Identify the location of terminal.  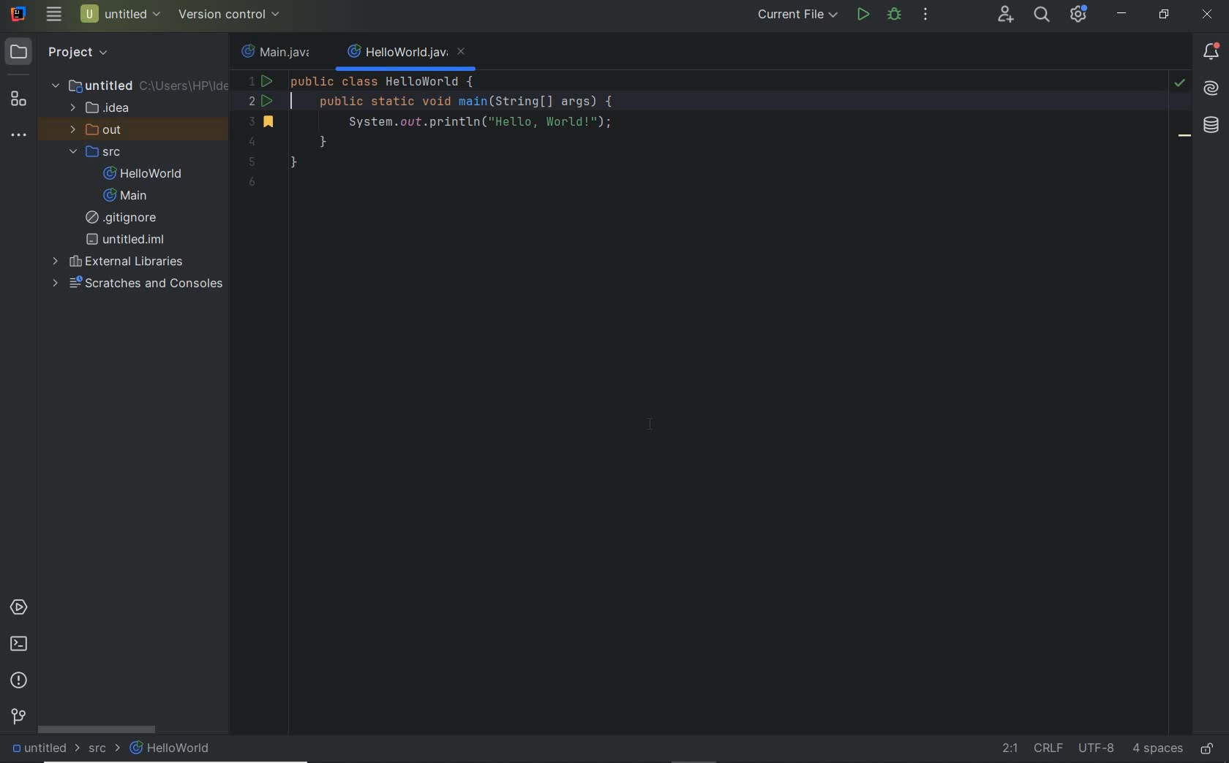
(18, 645).